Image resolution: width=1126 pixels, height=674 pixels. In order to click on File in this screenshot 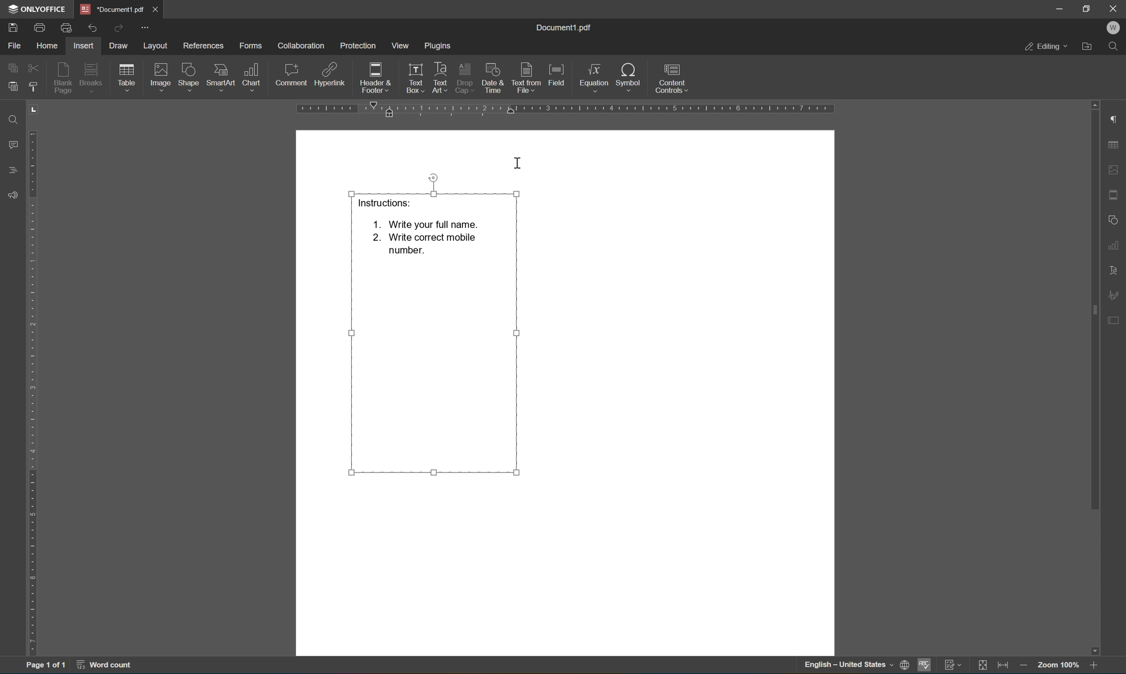, I will do `click(15, 47)`.